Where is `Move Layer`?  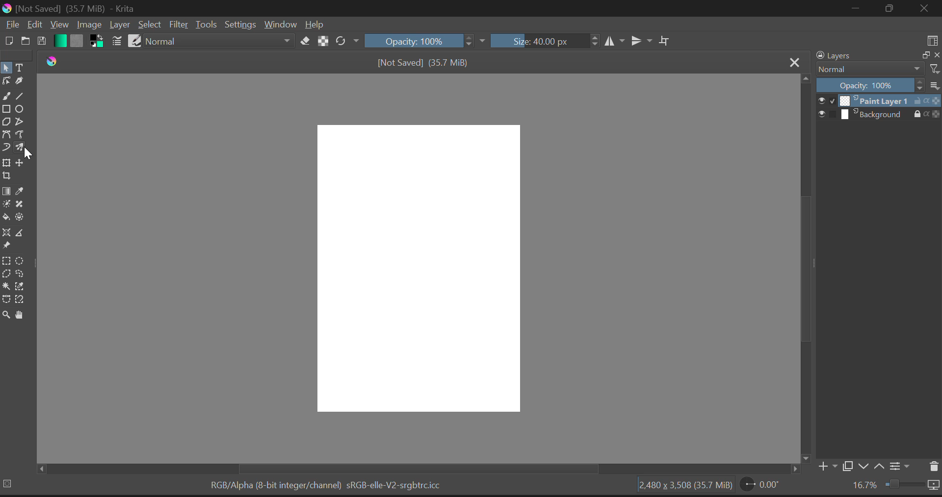
Move Layer is located at coordinates (22, 164).